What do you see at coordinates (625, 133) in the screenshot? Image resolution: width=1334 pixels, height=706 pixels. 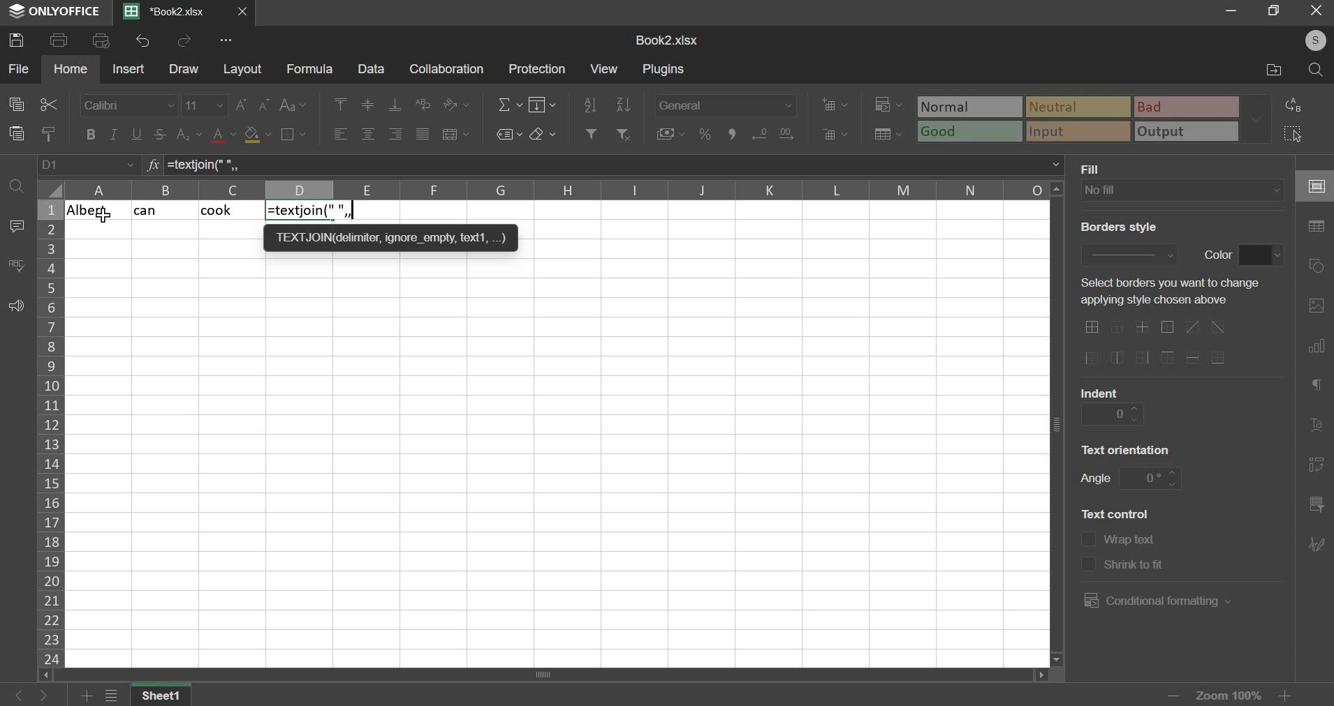 I see `remove filter` at bounding box center [625, 133].